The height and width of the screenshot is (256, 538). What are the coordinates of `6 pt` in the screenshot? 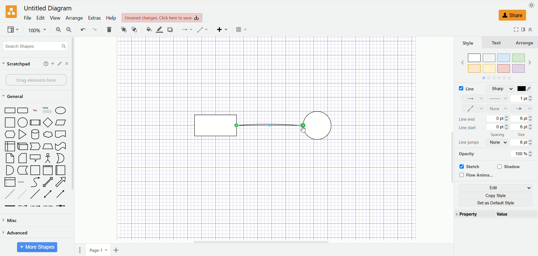 It's located at (523, 142).